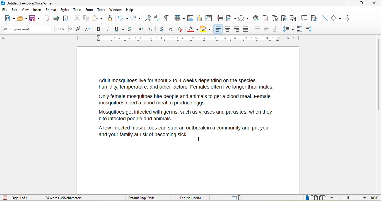  Describe the element at coordinates (209, 18) in the screenshot. I see `text box` at that location.